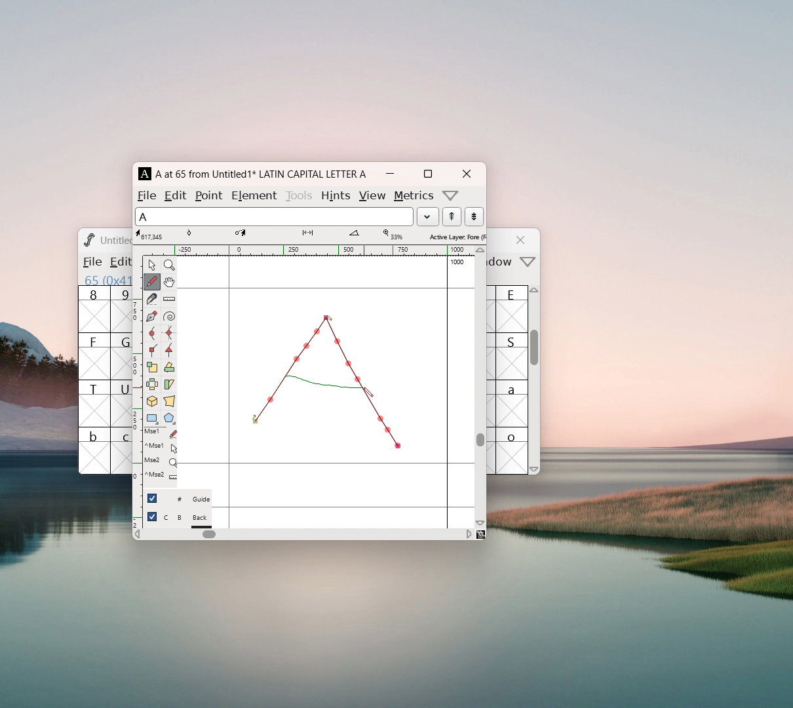  Describe the element at coordinates (152, 403) in the screenshot. I see `rotate the selection to 3D and project back to plane` at that location.